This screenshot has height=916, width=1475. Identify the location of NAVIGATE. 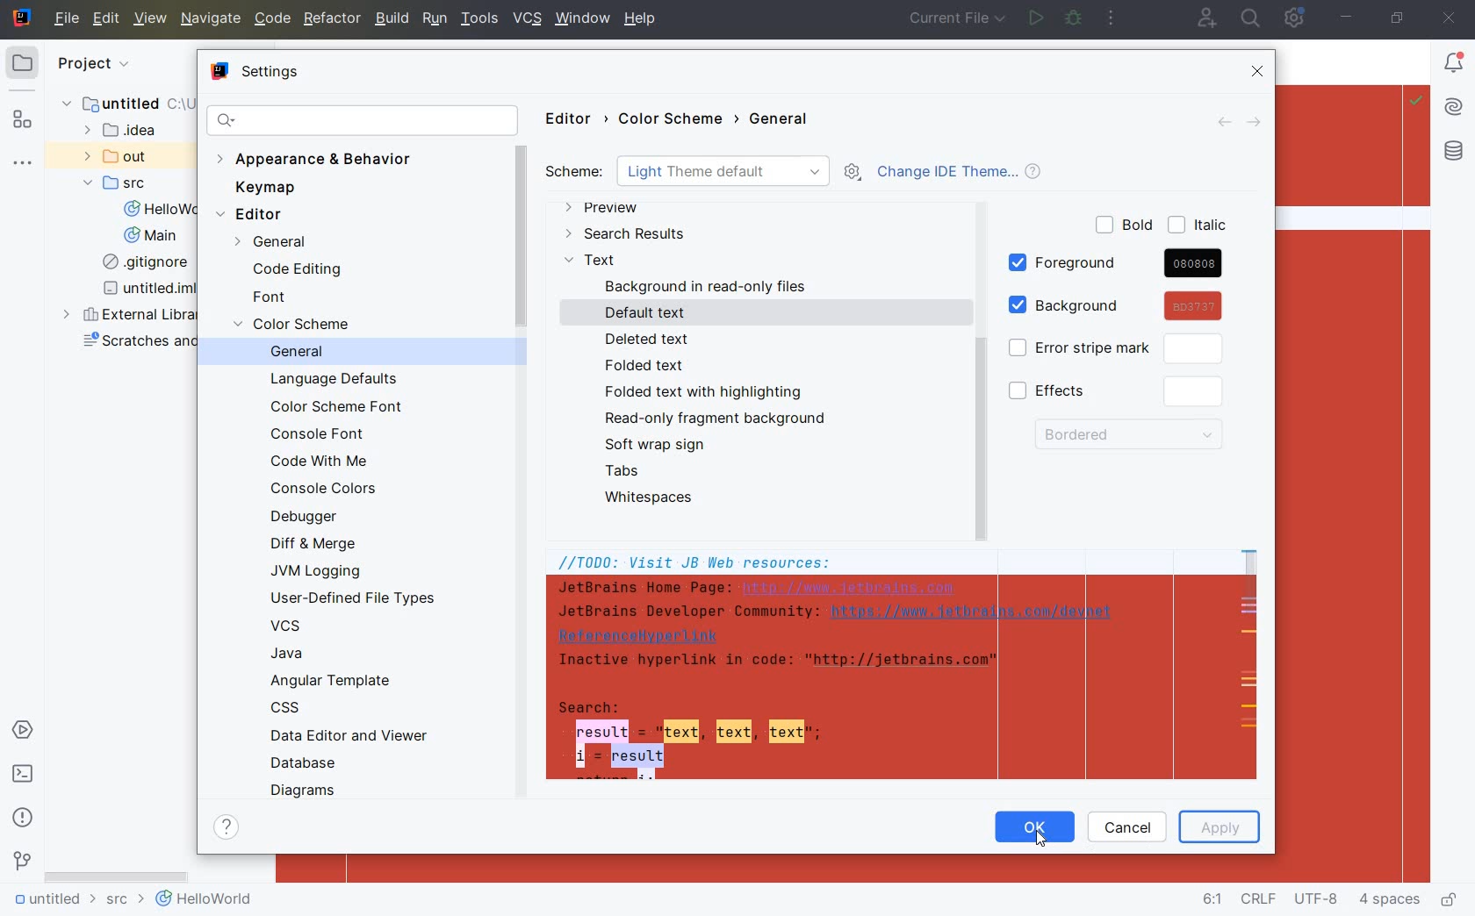
(209, 19).